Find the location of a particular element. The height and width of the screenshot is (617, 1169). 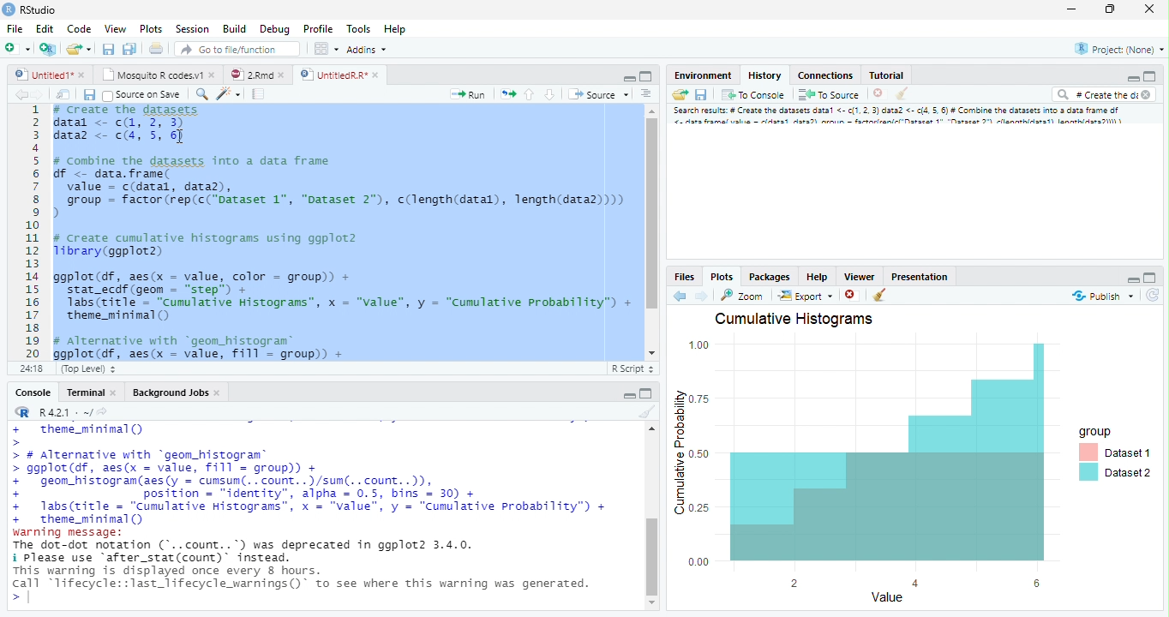

Background Jobs is located at coordinates (177, 392).